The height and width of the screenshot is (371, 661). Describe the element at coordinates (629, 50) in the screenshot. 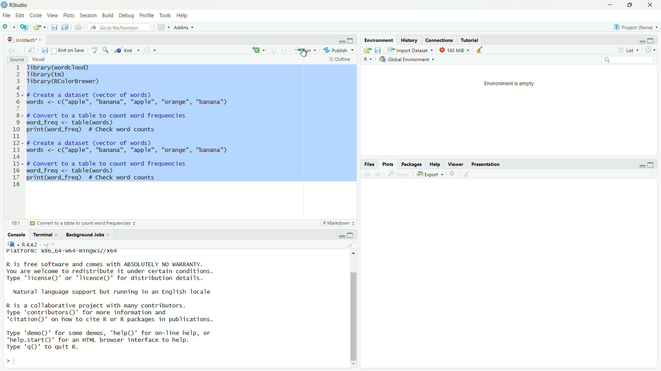

I see `List` at that location.